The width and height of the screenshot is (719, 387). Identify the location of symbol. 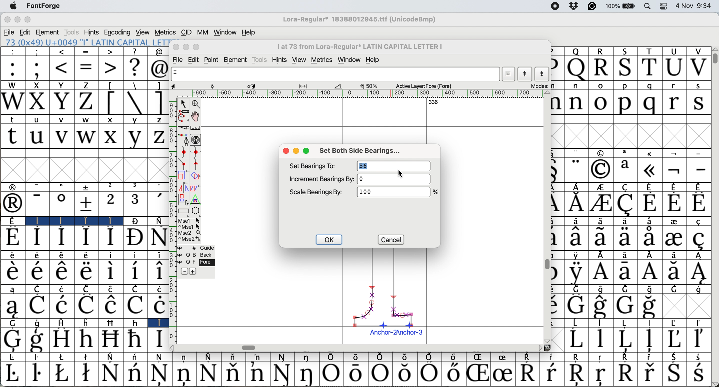
(87, 187).